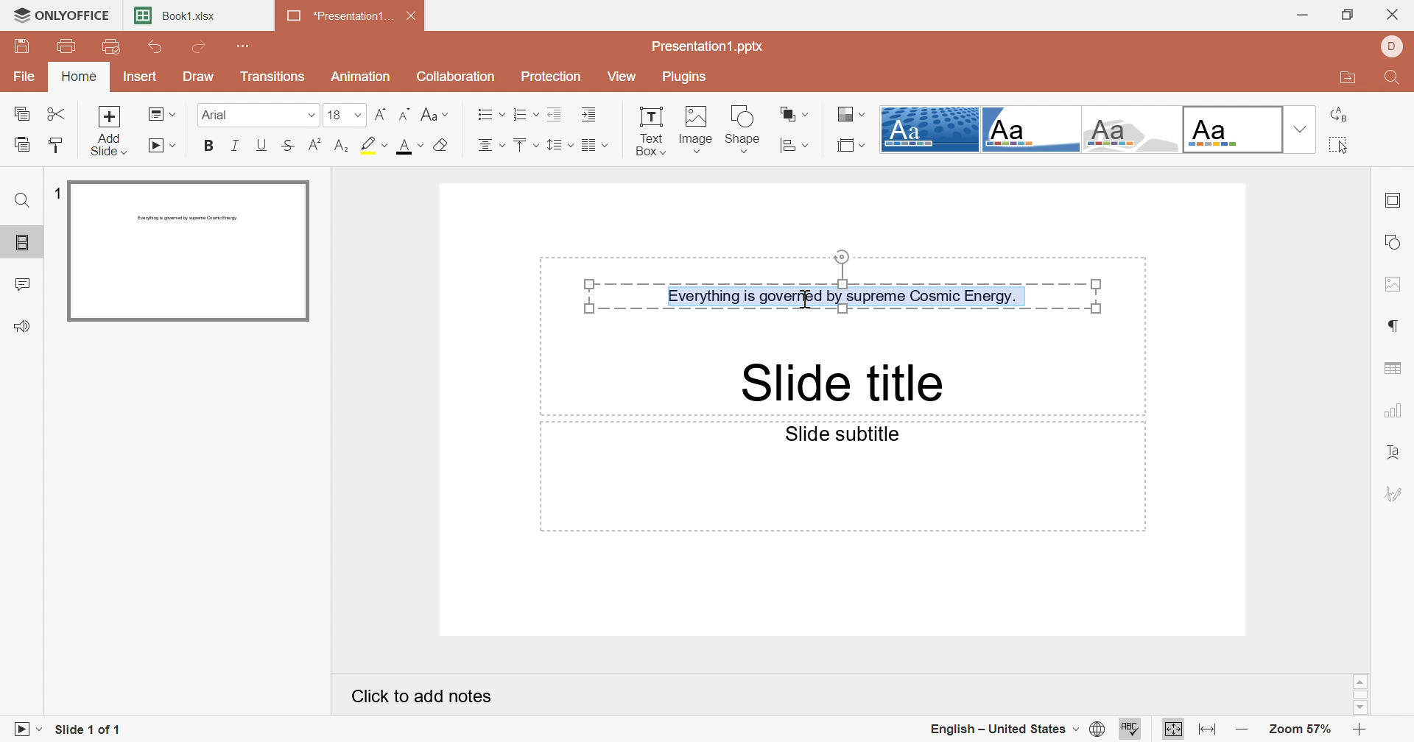 The width and height of the screenshot is (1414, 742). Describe the element at coordinates (55, 193) in the screenshot. I see `1` at that location.